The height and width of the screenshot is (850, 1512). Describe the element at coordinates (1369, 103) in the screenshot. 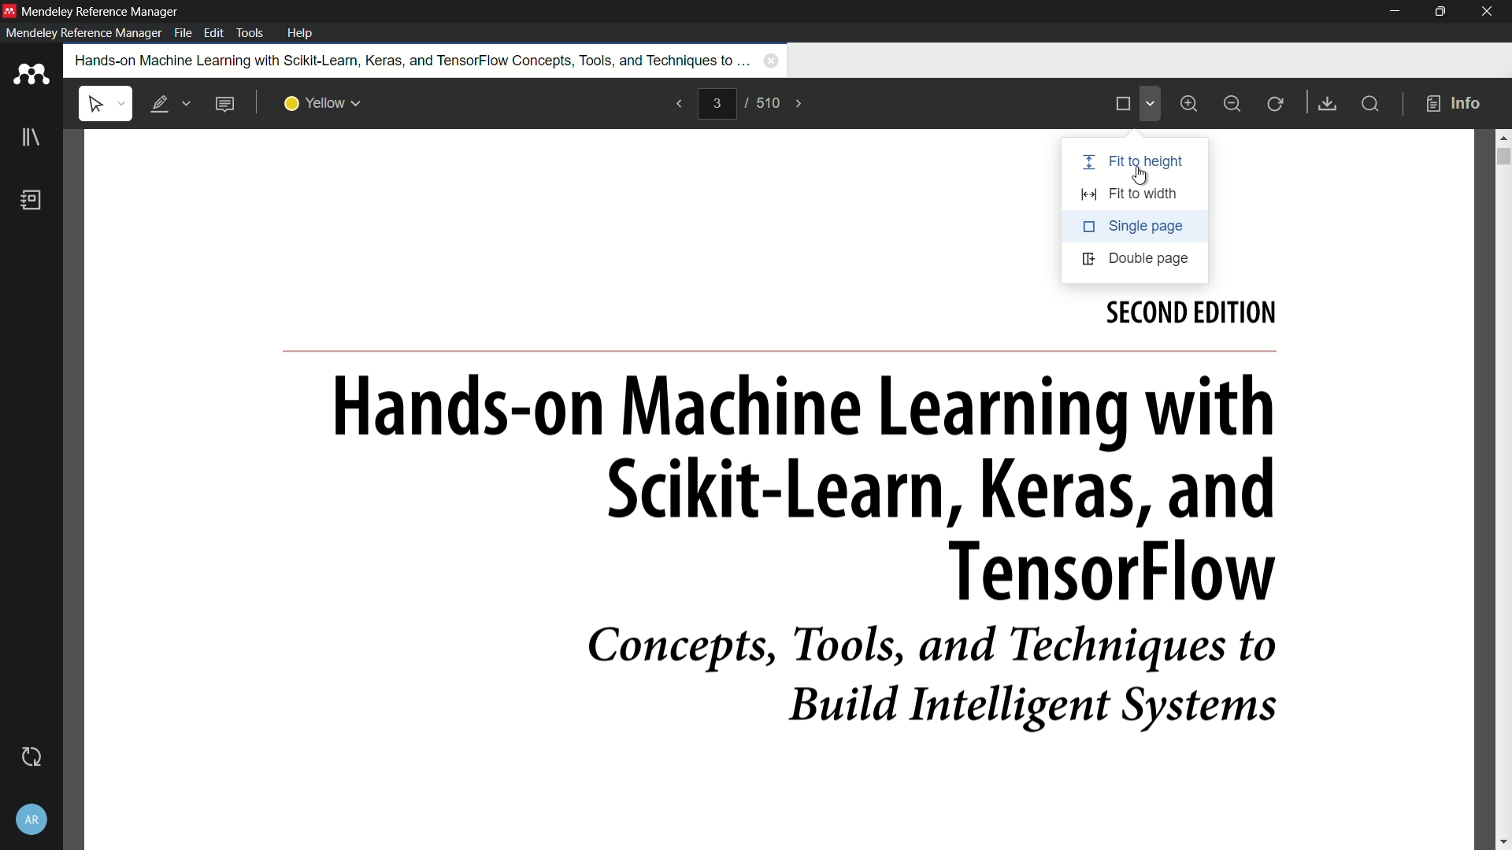

I see `find` at that location.